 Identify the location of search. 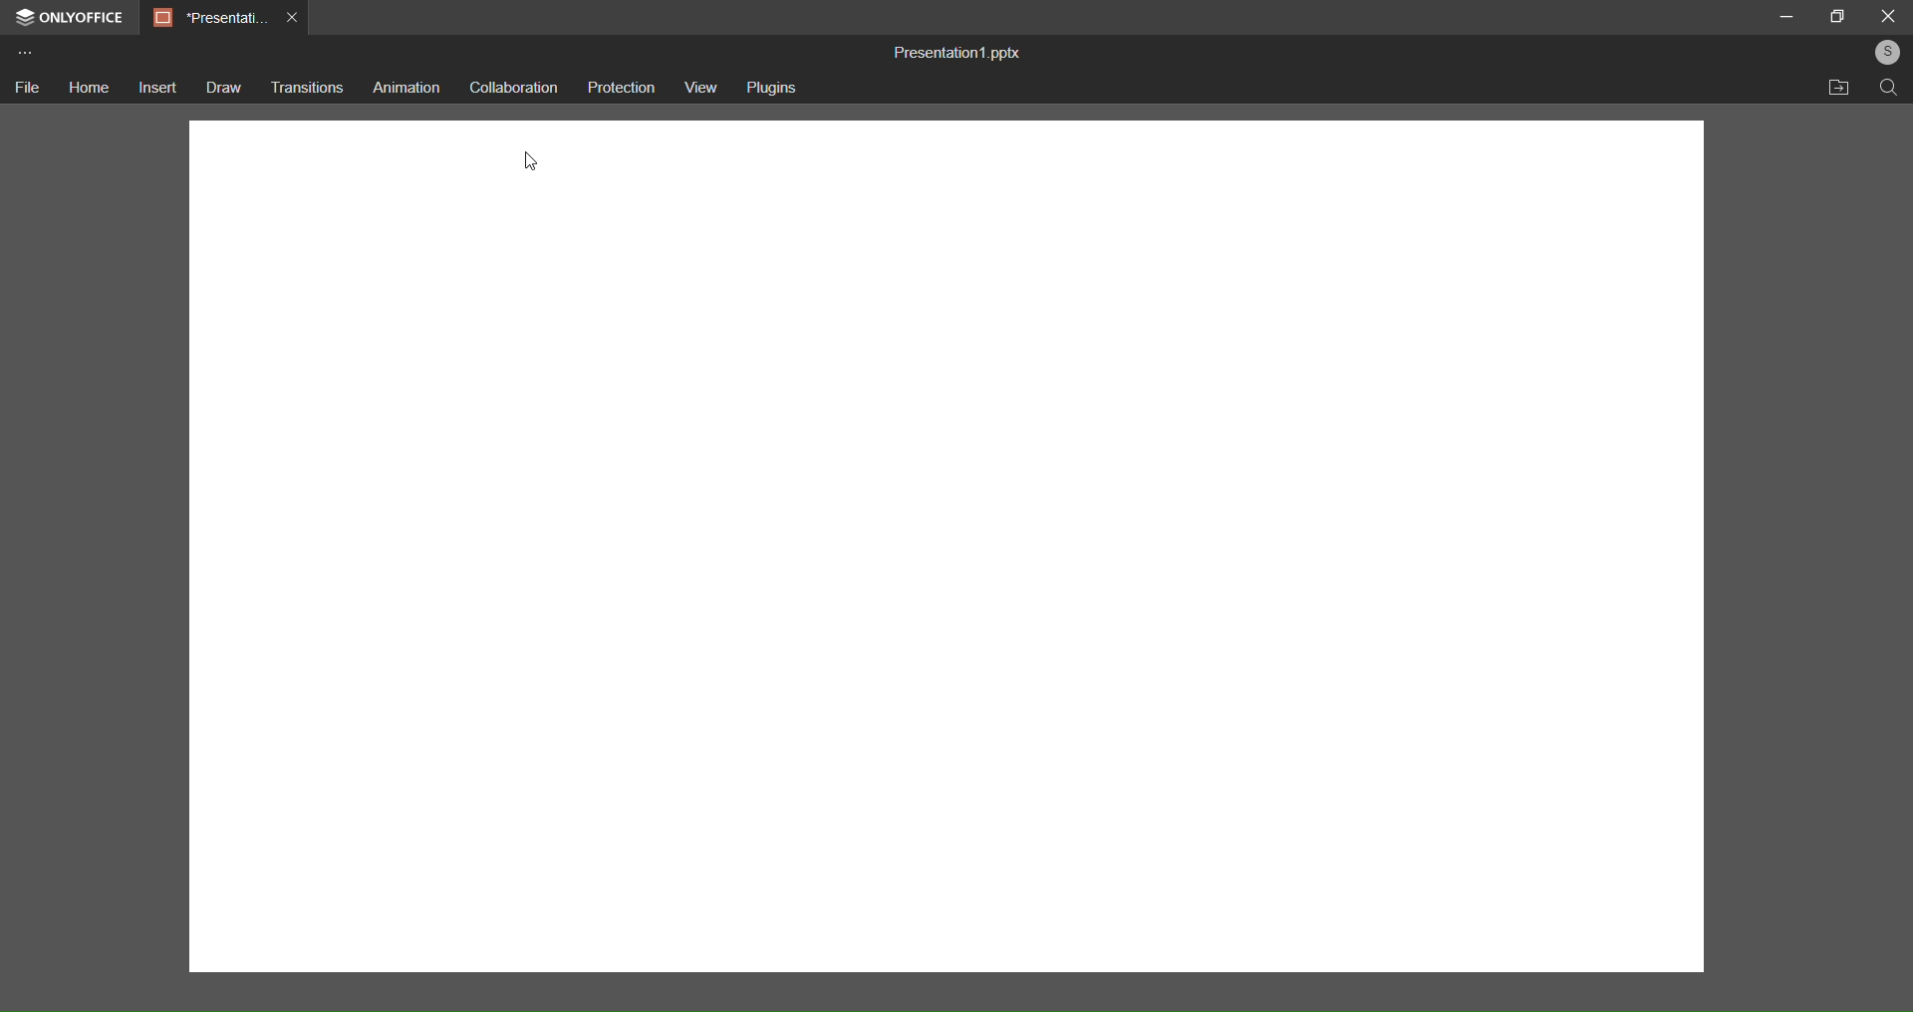
(1885, 89).